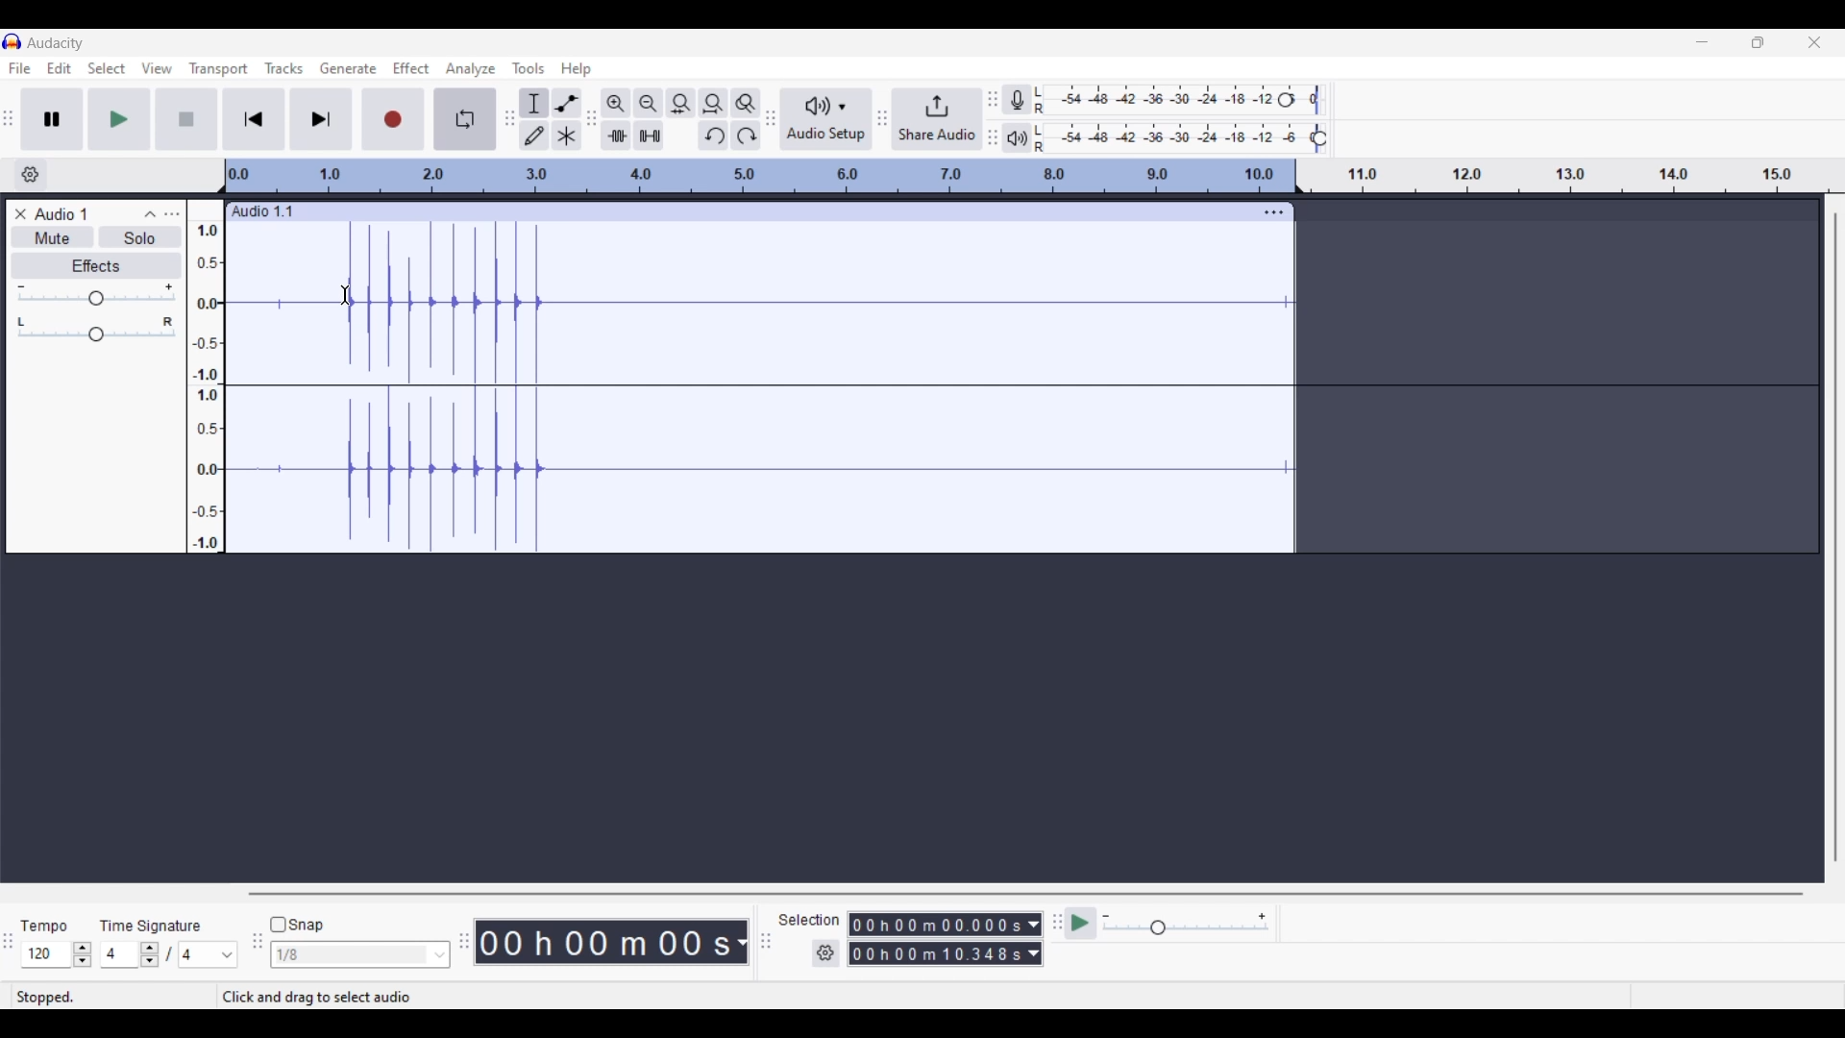 The width and height of the screenshot is (1845, 1038). What do you see at coordinates (96, 265) in the screenshot?
I see `Effects` at bounding box center [96, 265].